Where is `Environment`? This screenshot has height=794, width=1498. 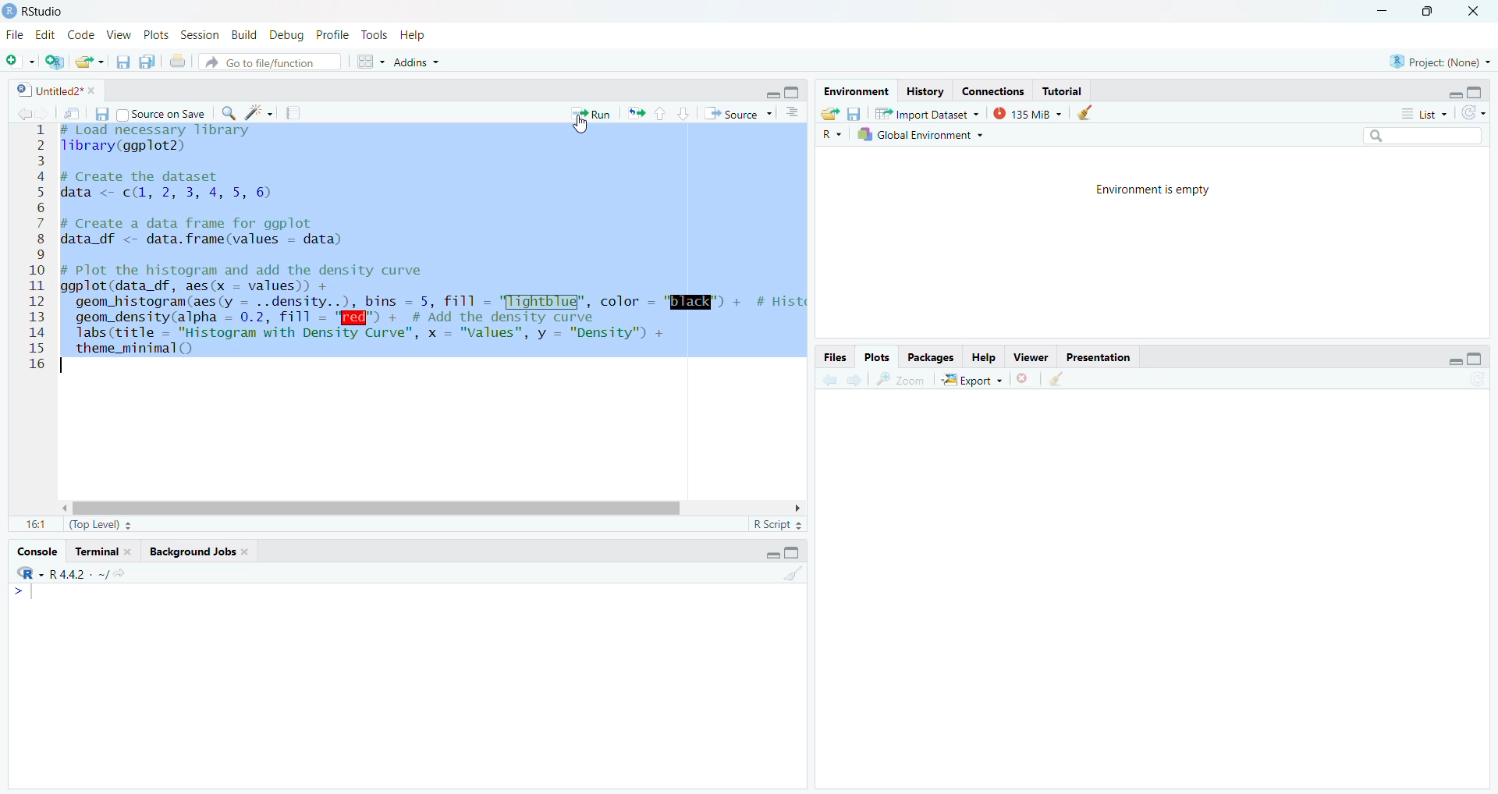
Environment is located at coordinates (856, 90).